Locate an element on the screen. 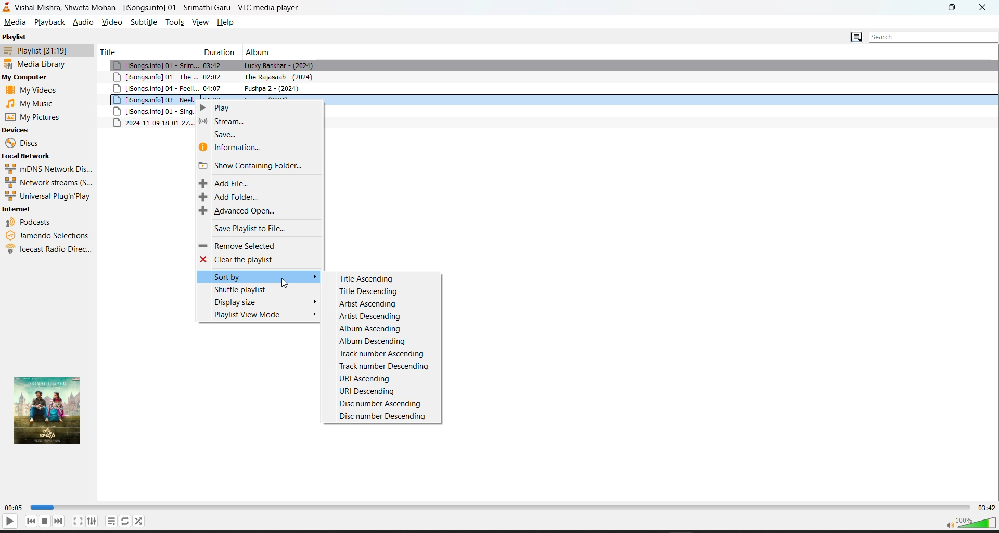 Image resolution: width=999 pixels, height=533 pixels. discs is located at coordinates (25, 143).